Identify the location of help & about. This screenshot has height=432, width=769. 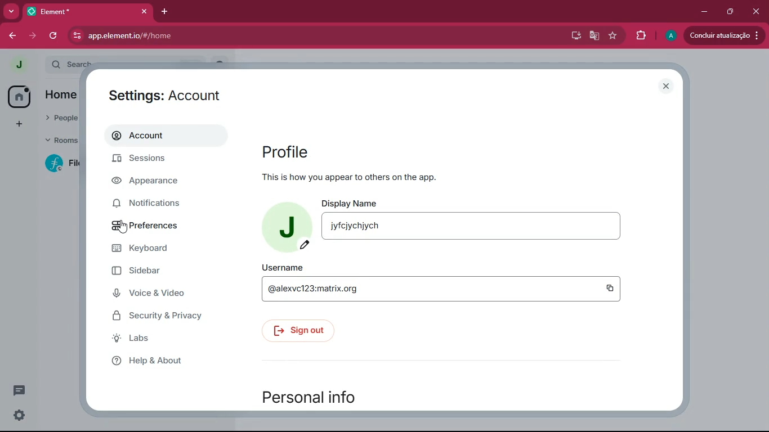
(169, 363).